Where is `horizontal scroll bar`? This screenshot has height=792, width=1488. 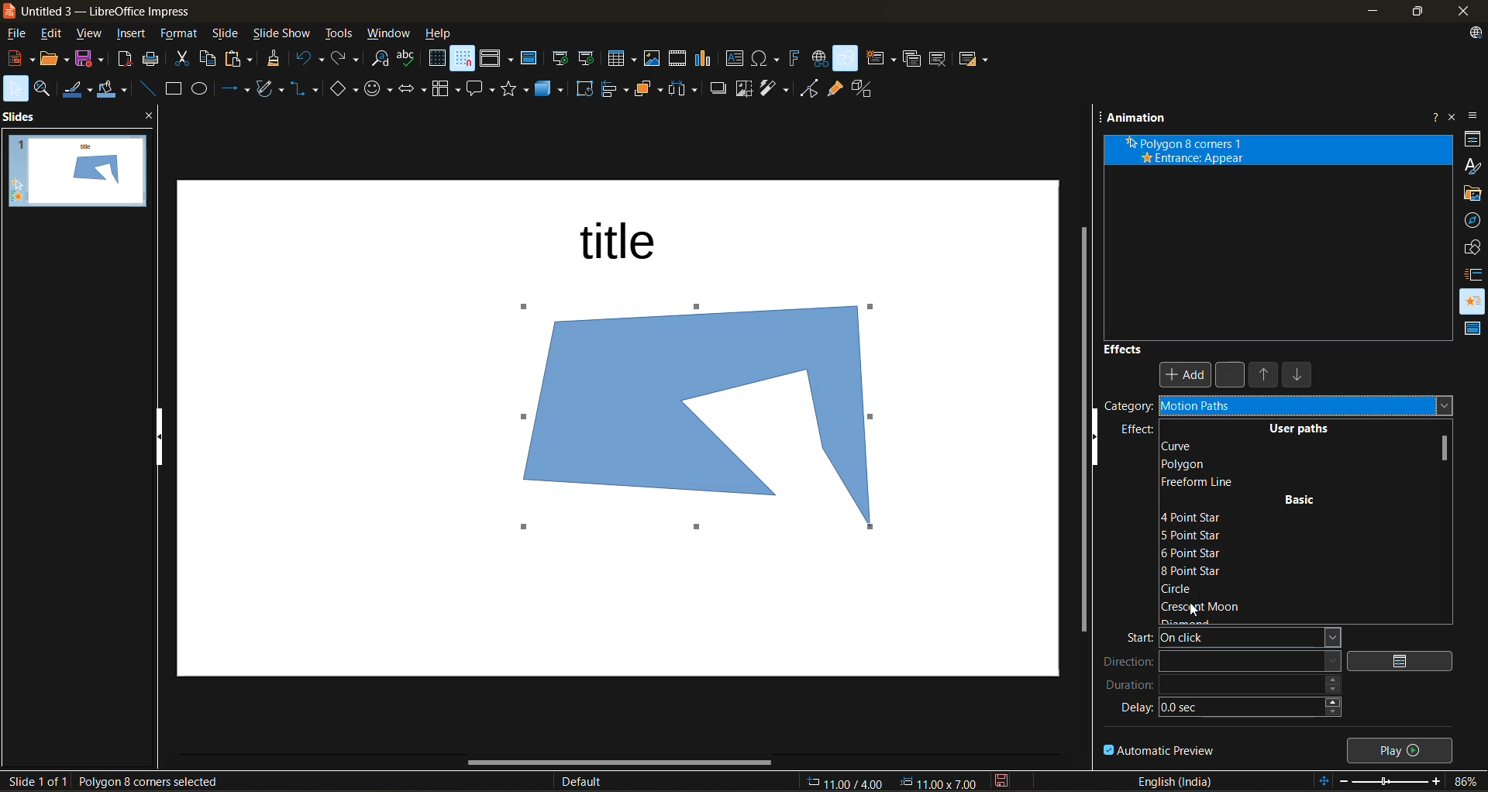 horizontal scroll bar is located at coordinates (622, 764).